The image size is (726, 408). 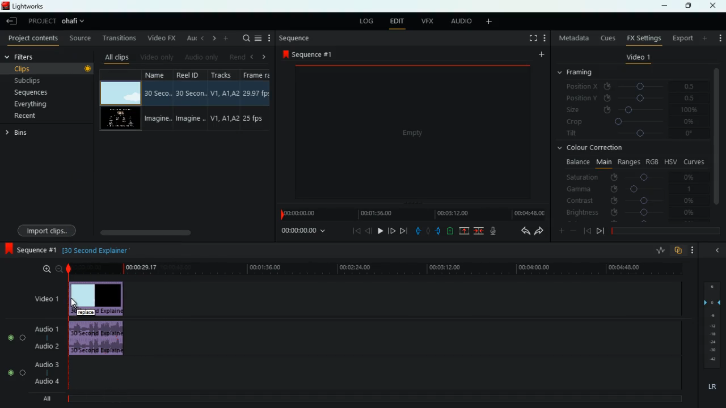 What do you see at coordinates (115, 58) in the screenshot?
I see `all clips` at bounding box center [115, 58].